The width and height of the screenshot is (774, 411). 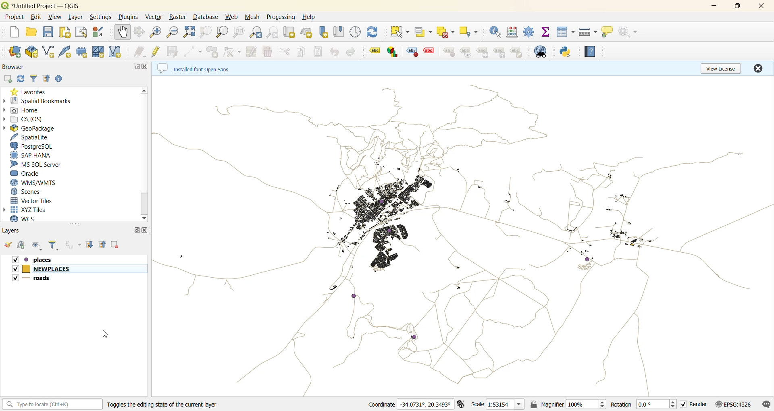 I want to click on digitize, so click(x=193, y=51).